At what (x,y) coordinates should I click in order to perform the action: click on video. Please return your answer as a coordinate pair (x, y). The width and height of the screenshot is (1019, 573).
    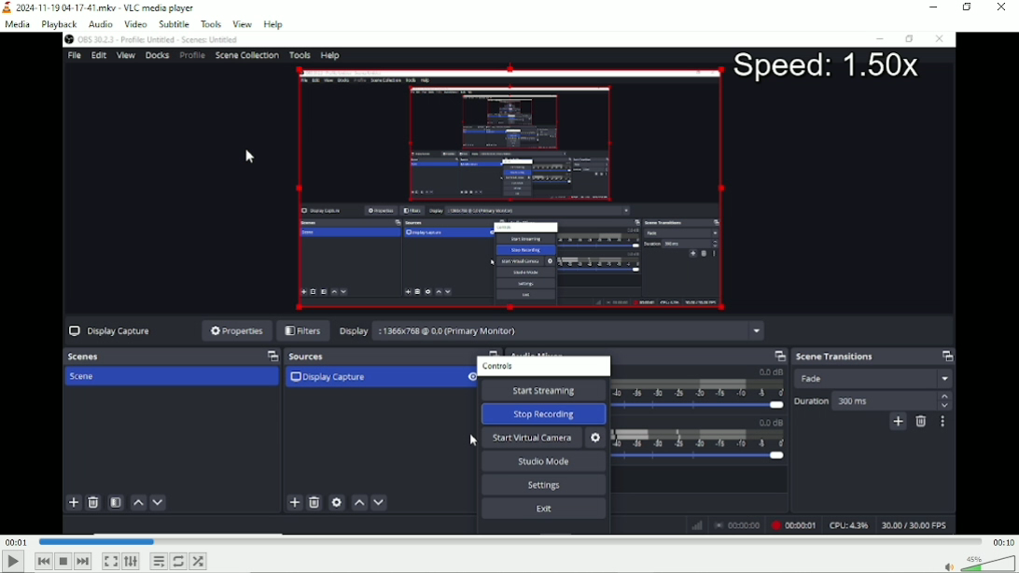
    Looking at the image, I should click on (134, 23).